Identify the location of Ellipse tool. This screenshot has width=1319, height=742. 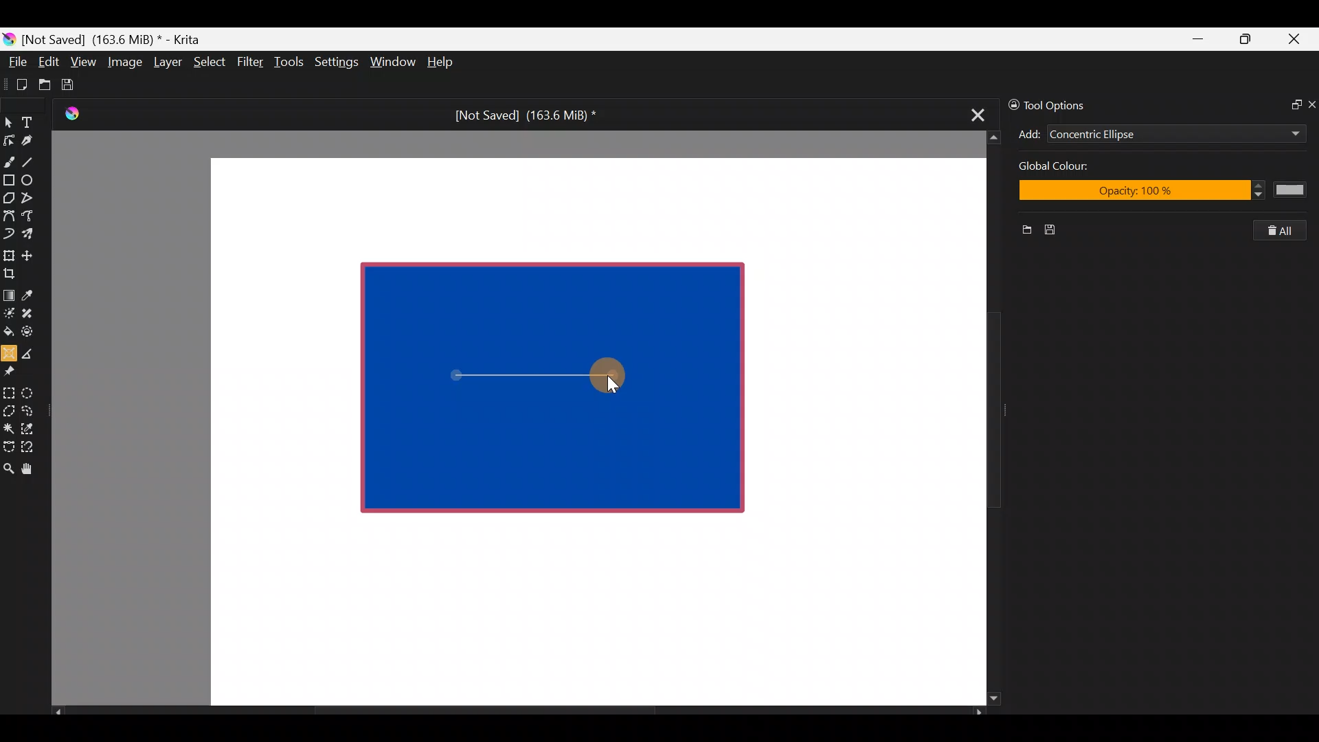
(34, 179).